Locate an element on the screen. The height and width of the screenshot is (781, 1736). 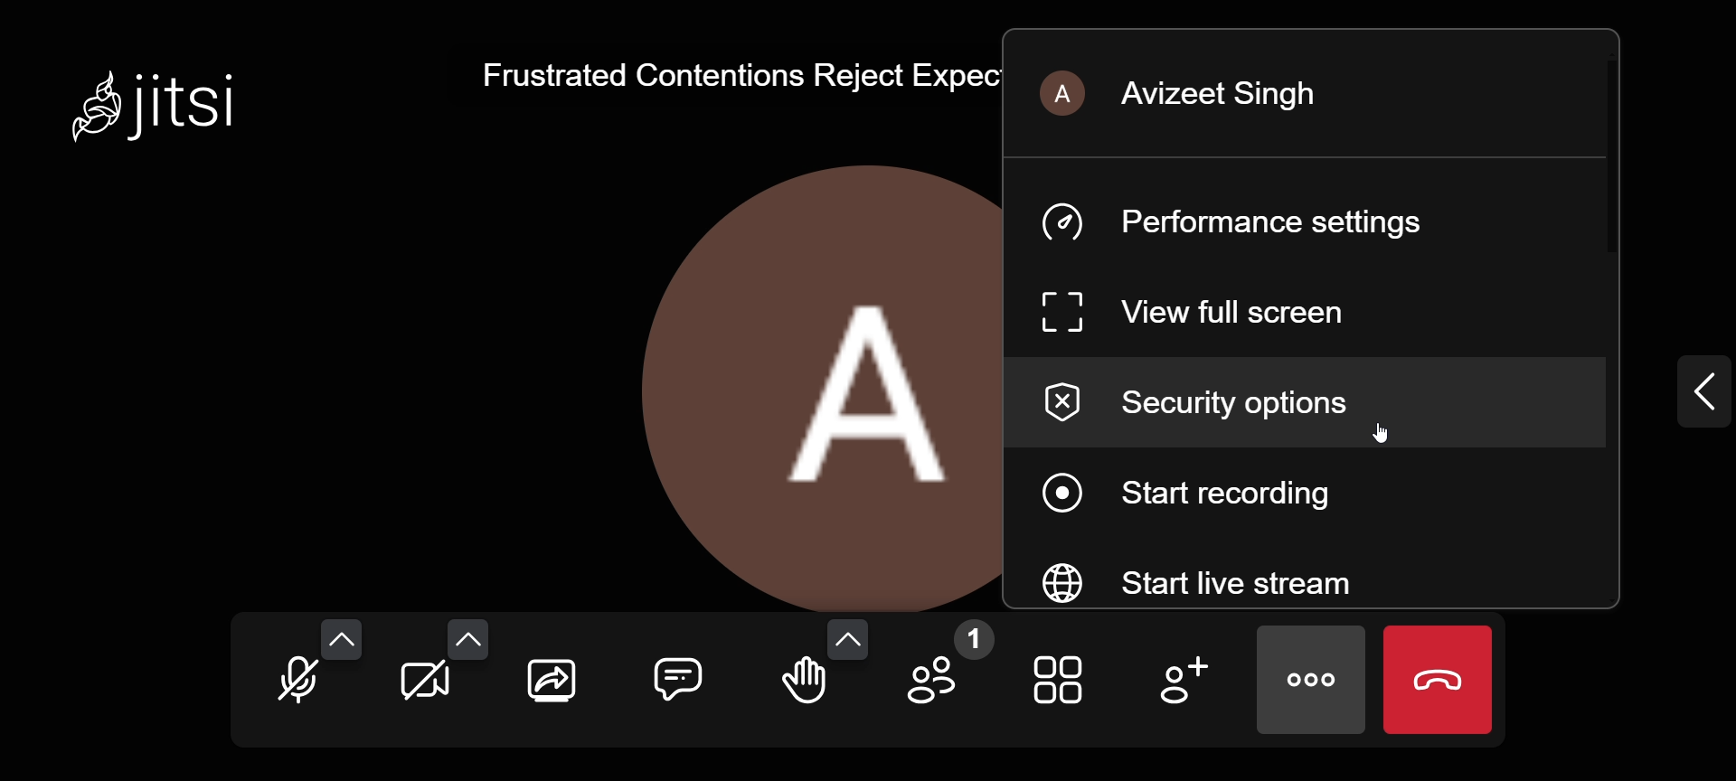
audio options is located at coordinates (341, 634).